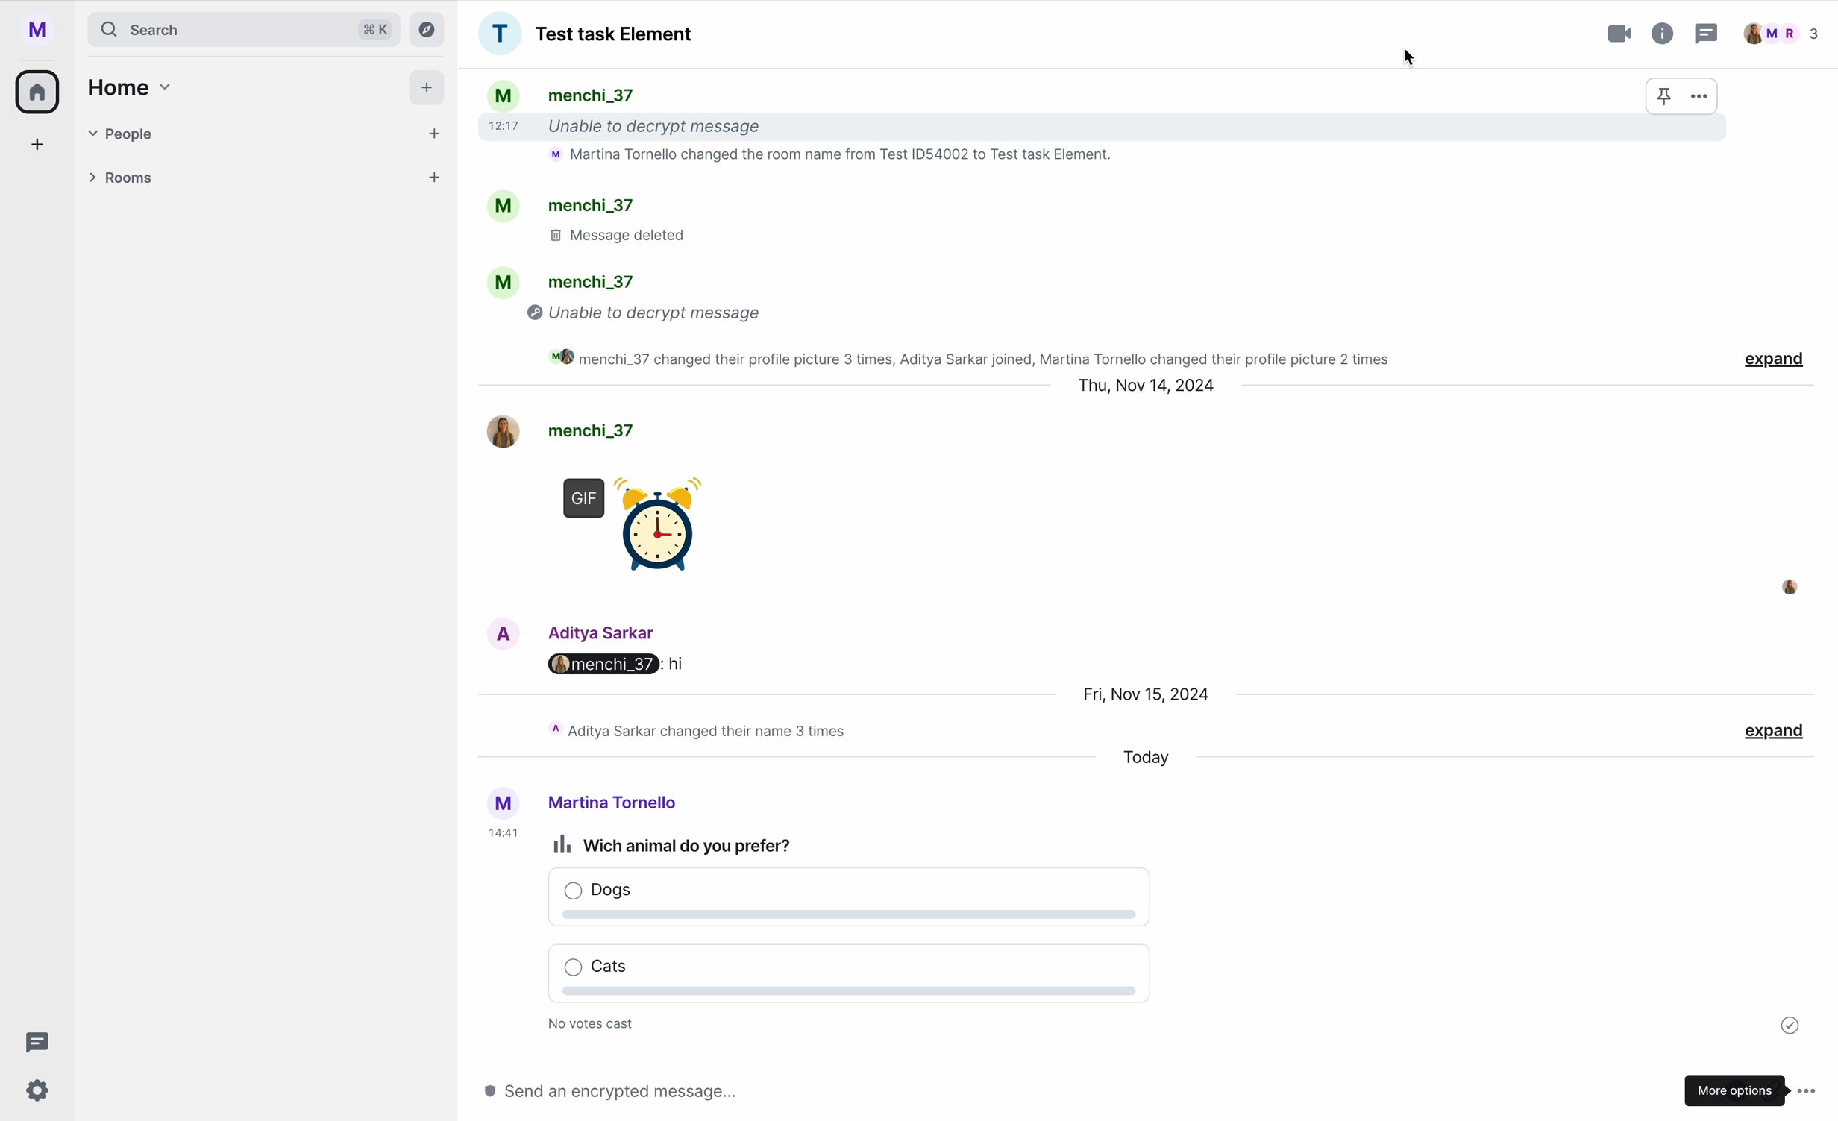 The height and width of the screenshot is (1121, 1838). Describe the element at coordinates (1409, 58) in the screenshot. I see `cursor` at that location.